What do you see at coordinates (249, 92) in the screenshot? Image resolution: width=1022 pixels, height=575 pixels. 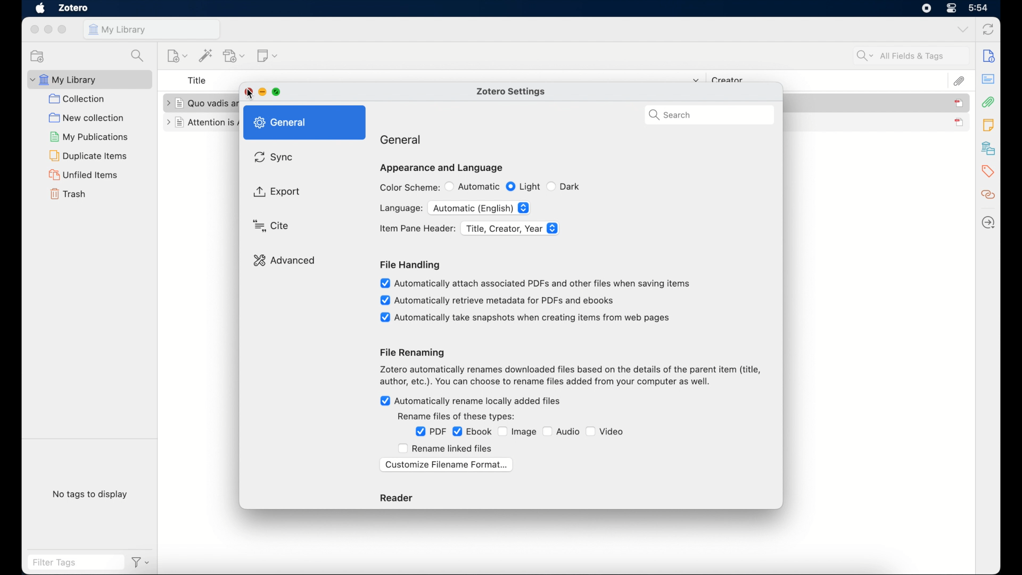 I see `close` at bounding box center [249, 92].